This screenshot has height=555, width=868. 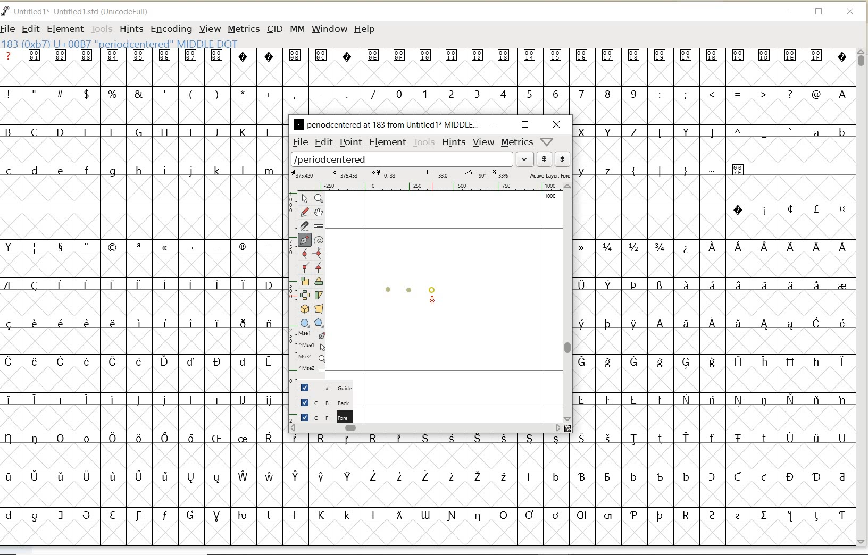 I want to click on HELP, so click(x=364, y=28).